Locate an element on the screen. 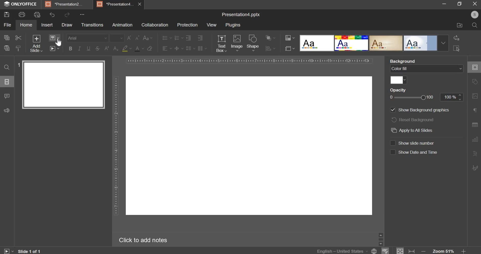  design is located at coordinates (386, 43).